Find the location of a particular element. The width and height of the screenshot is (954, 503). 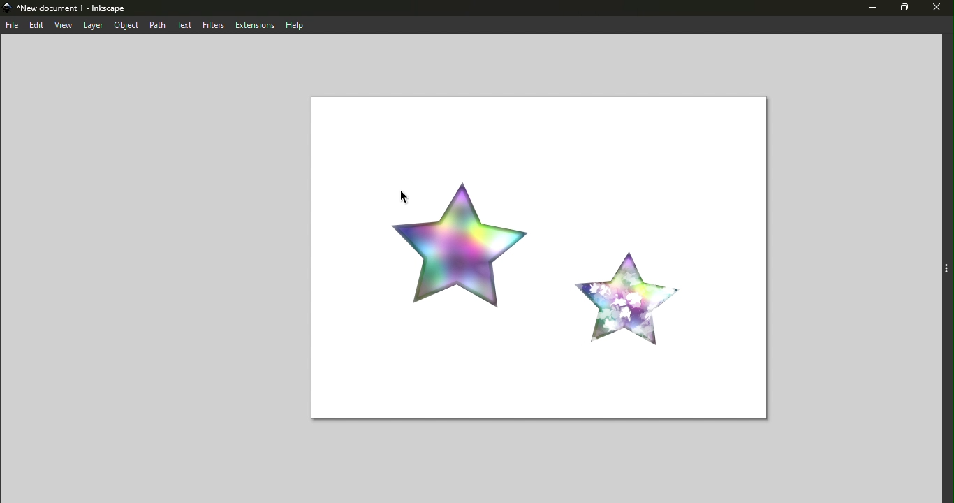

view is located at coordinates (61, 26).